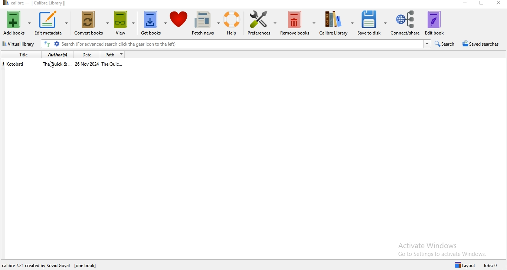 This screenshot has height=270, width=507. Describe the element at coordinates (153, 23) in the screenshot. I see `get books` at that location.